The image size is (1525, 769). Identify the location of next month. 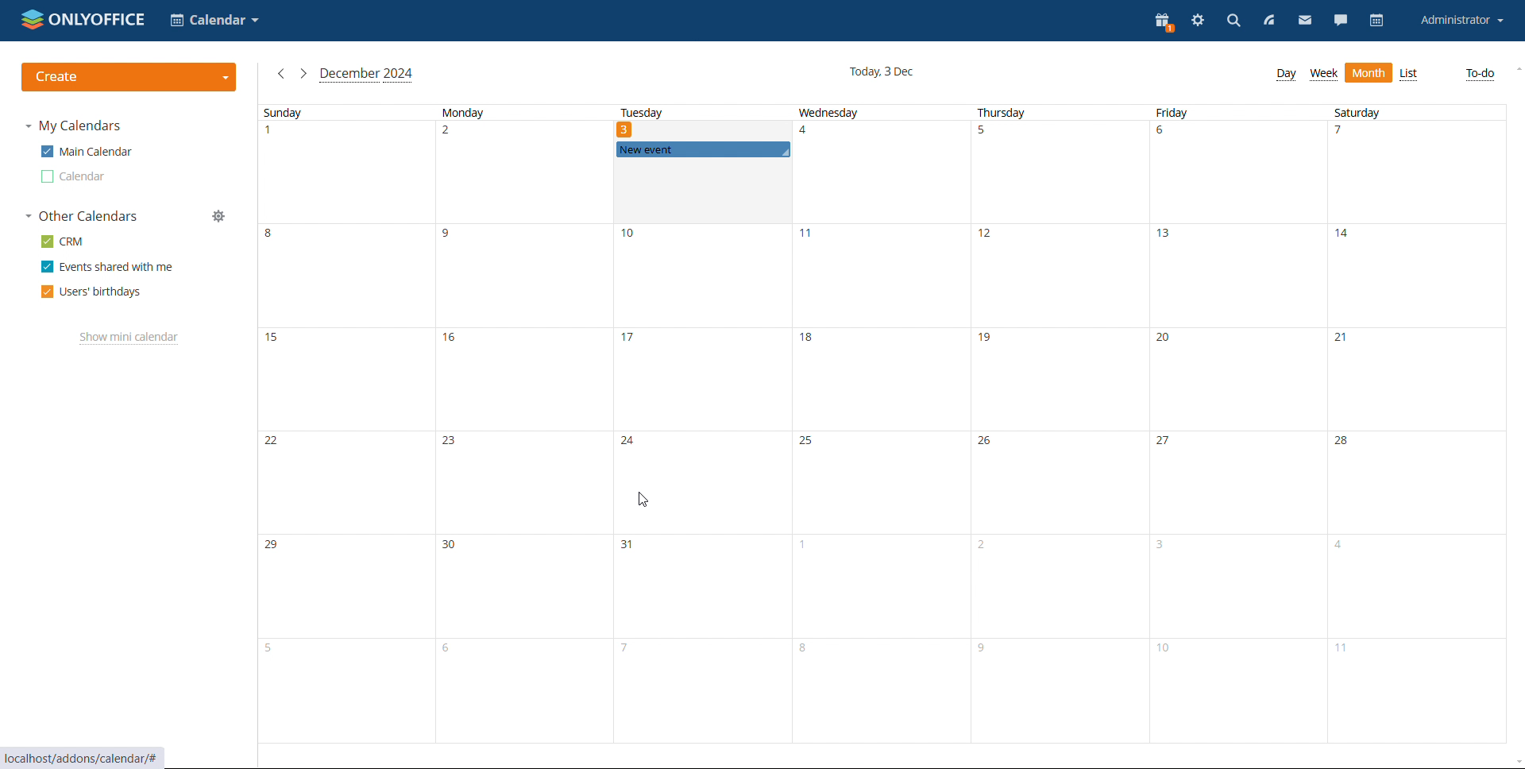
(303, 73).